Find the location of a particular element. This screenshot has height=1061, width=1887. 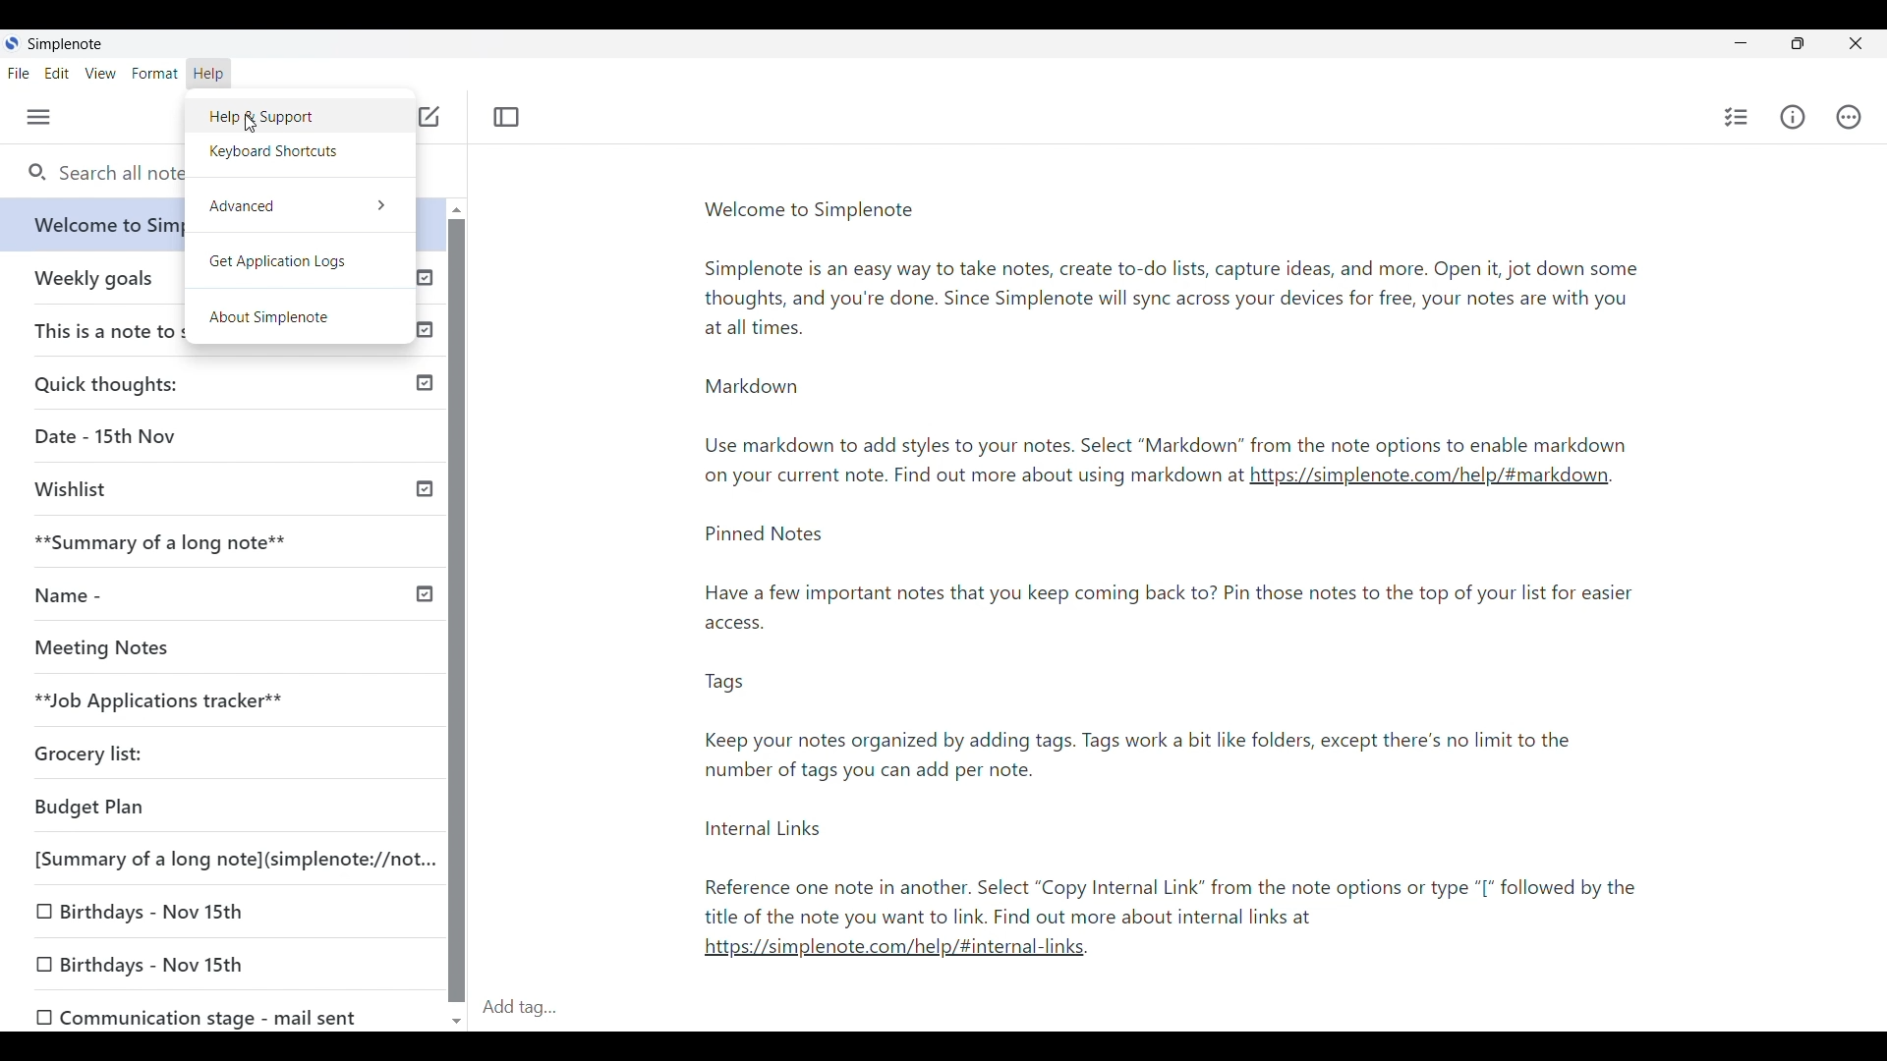

Menu is located at coordinates (39, 117).